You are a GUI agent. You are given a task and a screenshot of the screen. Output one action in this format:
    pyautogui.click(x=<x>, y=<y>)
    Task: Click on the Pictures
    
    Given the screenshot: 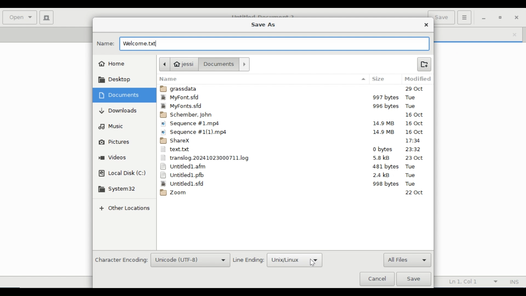 What is the action you would take?
    pyautogui.click(x=113, y=142)
    